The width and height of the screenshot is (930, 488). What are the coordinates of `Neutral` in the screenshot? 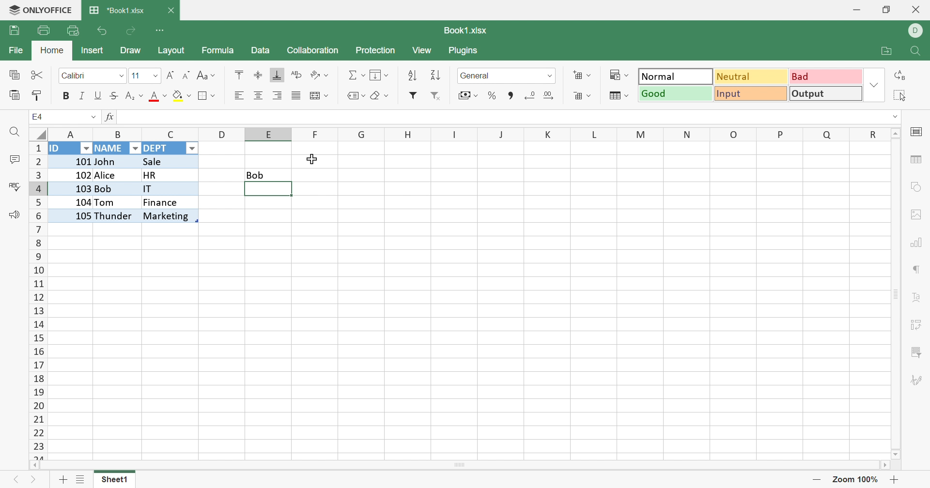 It's located at (752, 76).